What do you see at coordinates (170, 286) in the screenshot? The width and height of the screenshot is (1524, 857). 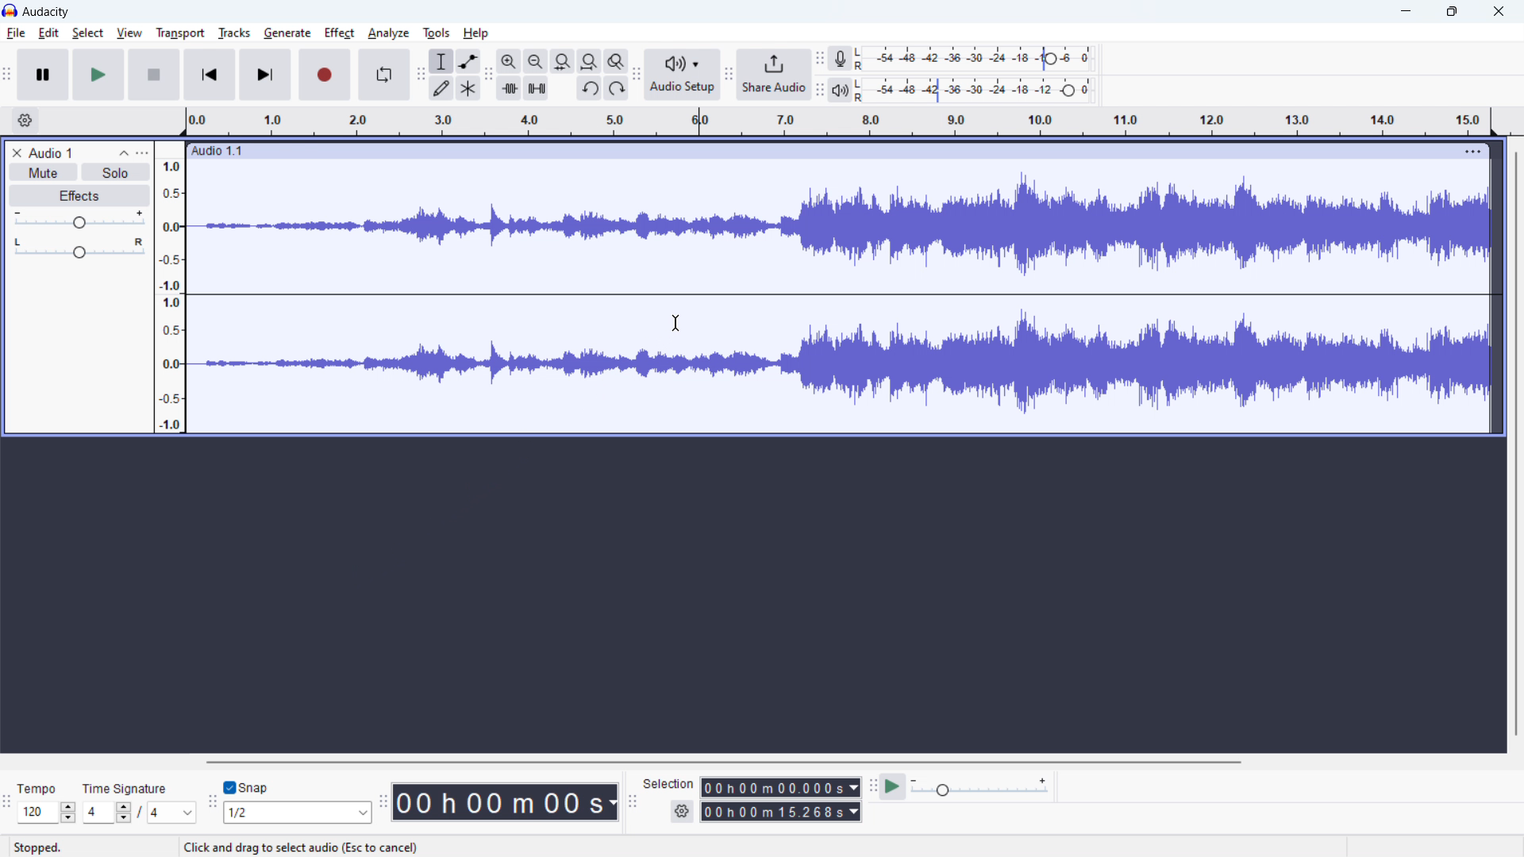 I see `amplitude` at bounding box center [170, 286].